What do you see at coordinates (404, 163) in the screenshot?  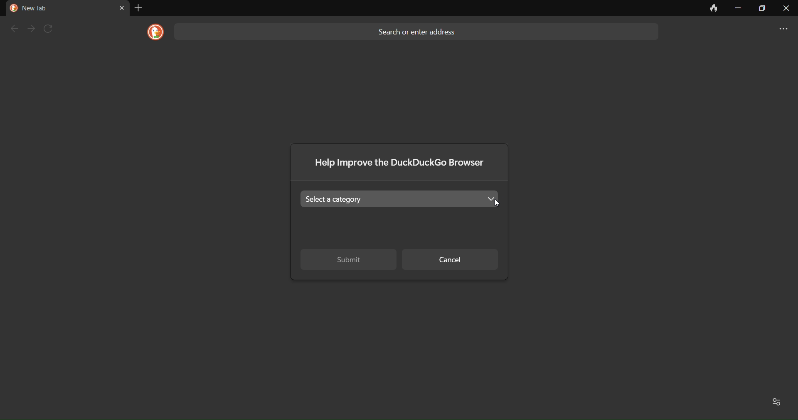 I see `Help improve the DuckDuckGo browser` at bounding box center [404, 163].